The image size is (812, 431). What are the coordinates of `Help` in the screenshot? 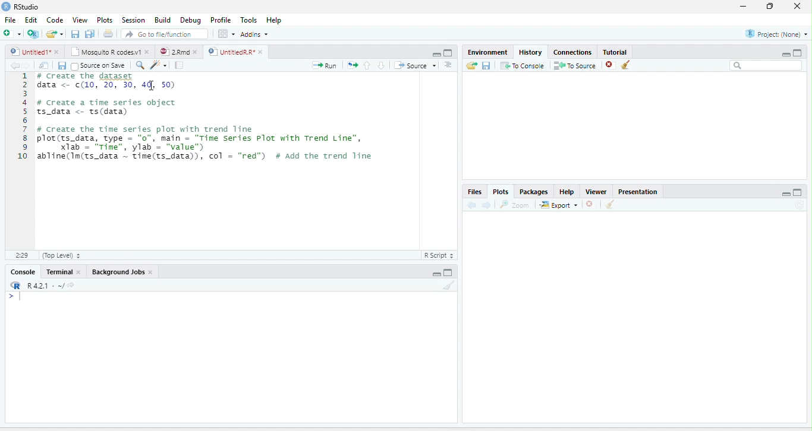 It's located at (273, 20).